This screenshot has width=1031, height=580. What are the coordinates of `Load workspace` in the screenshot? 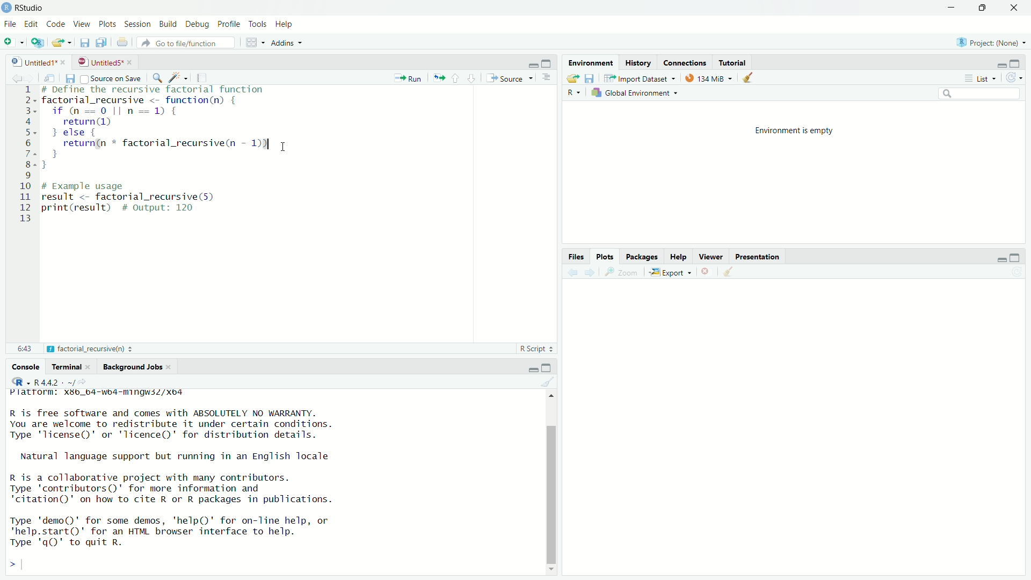 It's located at (571, 77).